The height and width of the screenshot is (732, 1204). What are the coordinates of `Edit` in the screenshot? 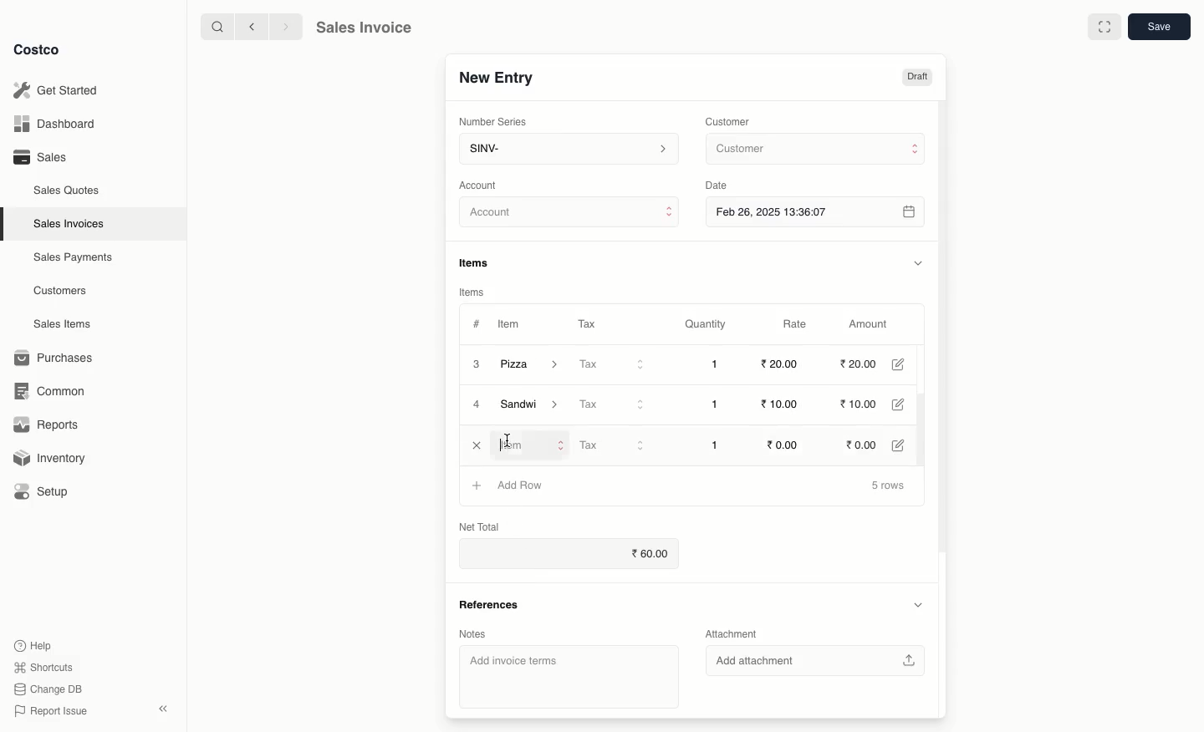 It's located at (908, 405).